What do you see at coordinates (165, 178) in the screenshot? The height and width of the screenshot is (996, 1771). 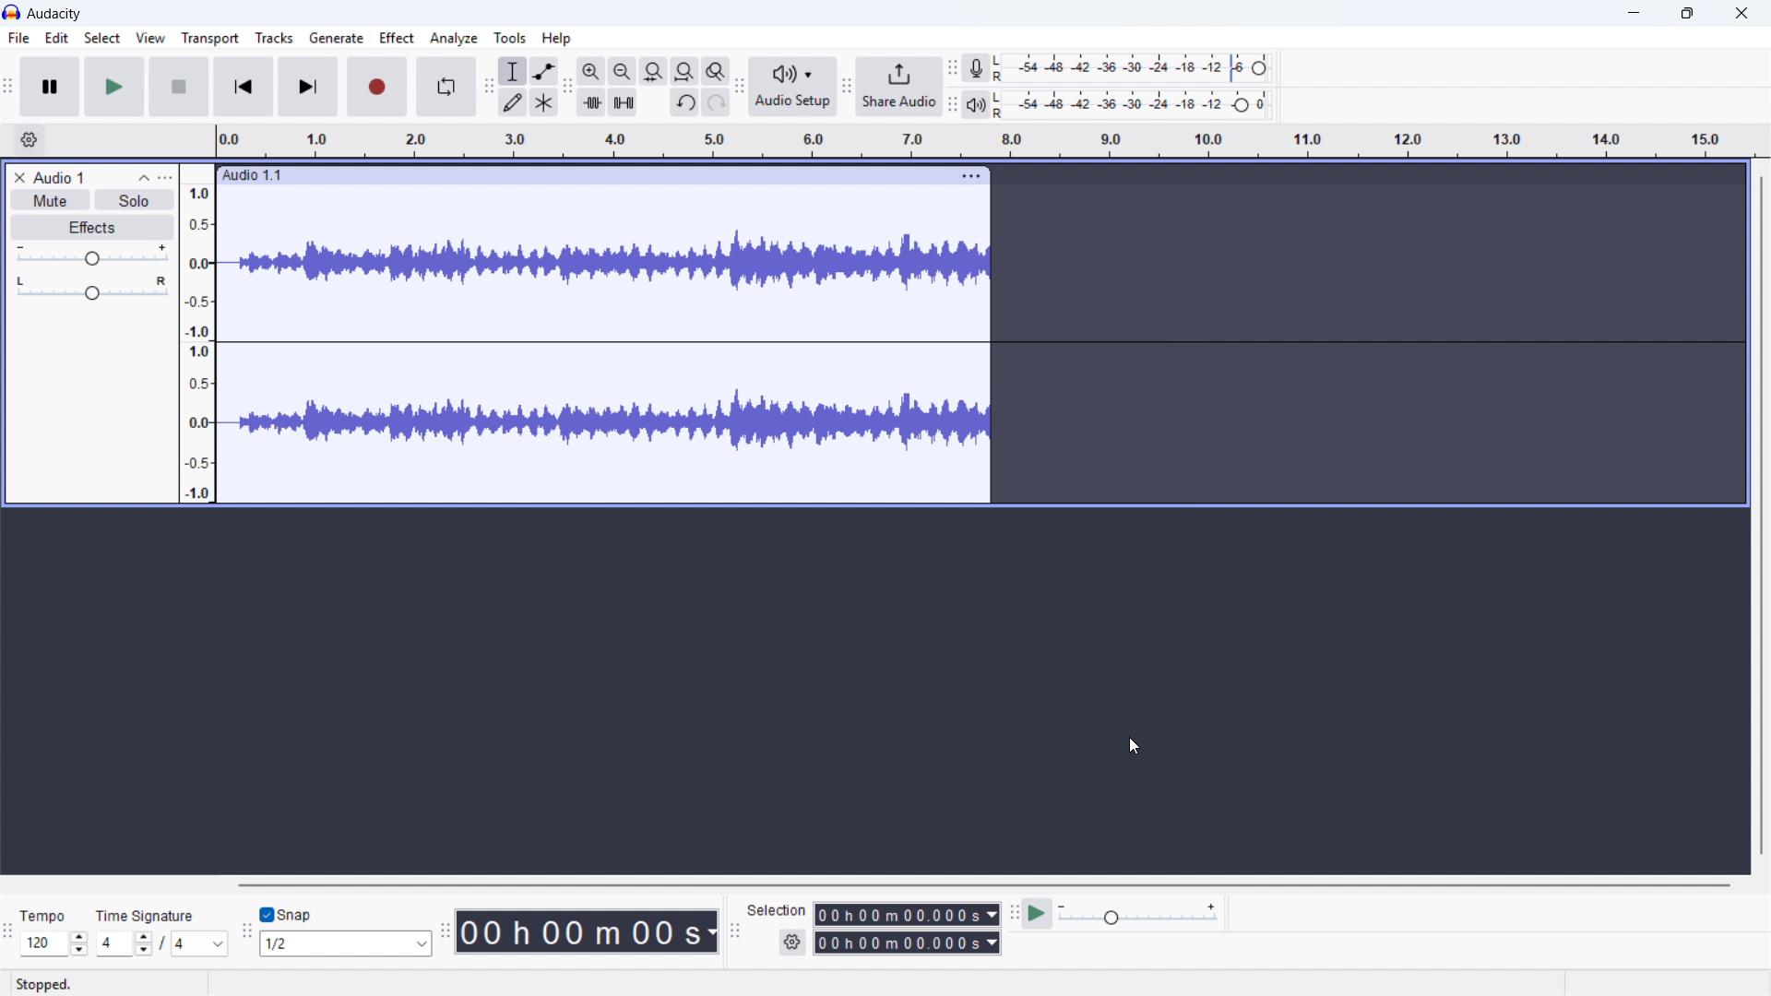 I see `Track control panel menu ` at bounding box center [165, 178].